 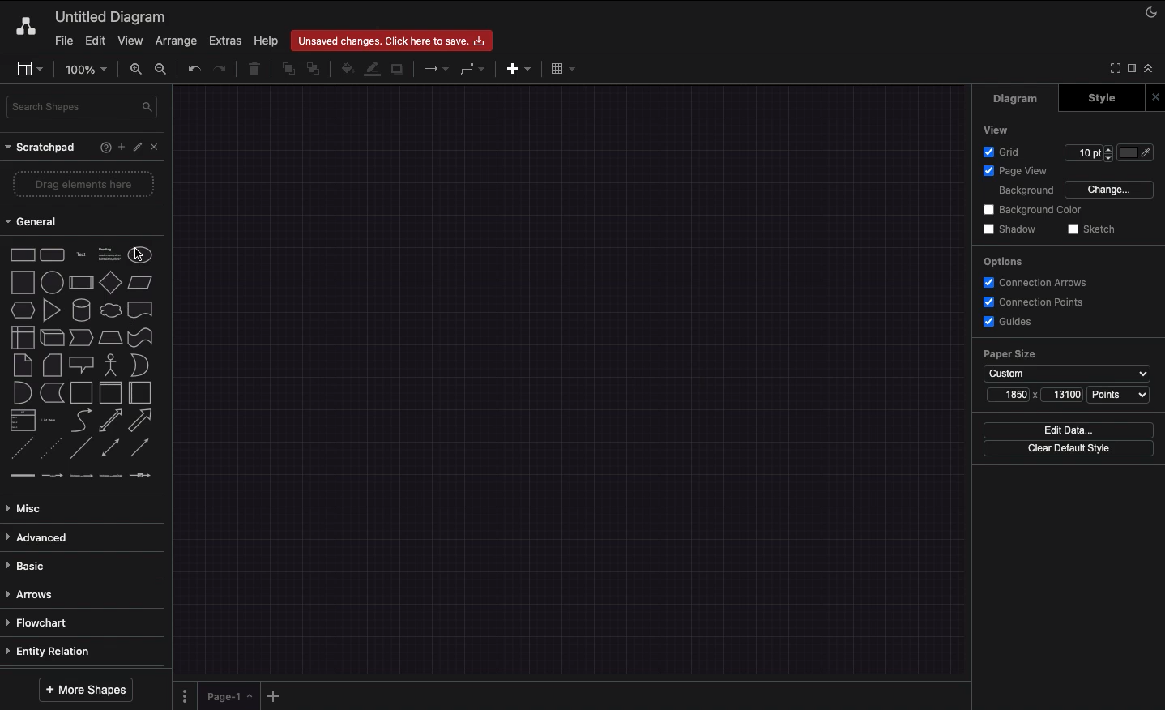 What do you see at coordinates (1087, 151) in the screenshot?
I see `10 pt` at bounding box center [1087, 151].